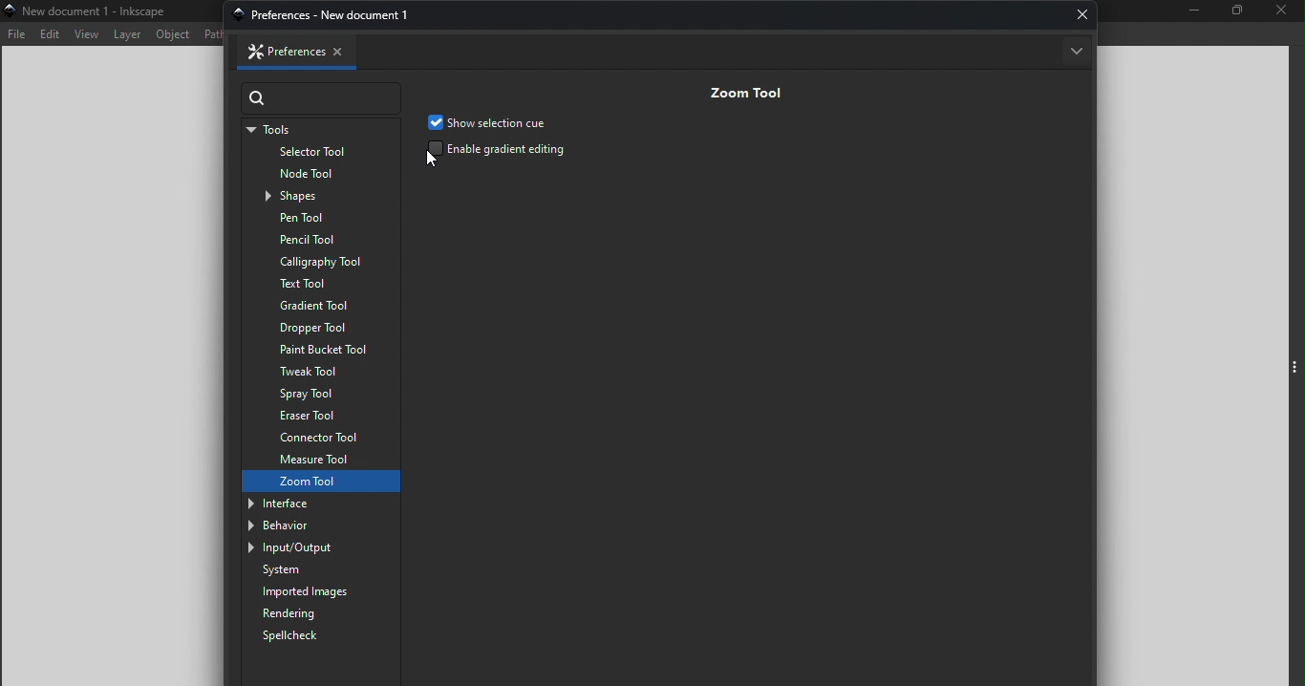 The width and height of the screenshot is (1305, 686). Describe the element at coordinates (238, 13) in the screenshot. I see `app icon` at that location.